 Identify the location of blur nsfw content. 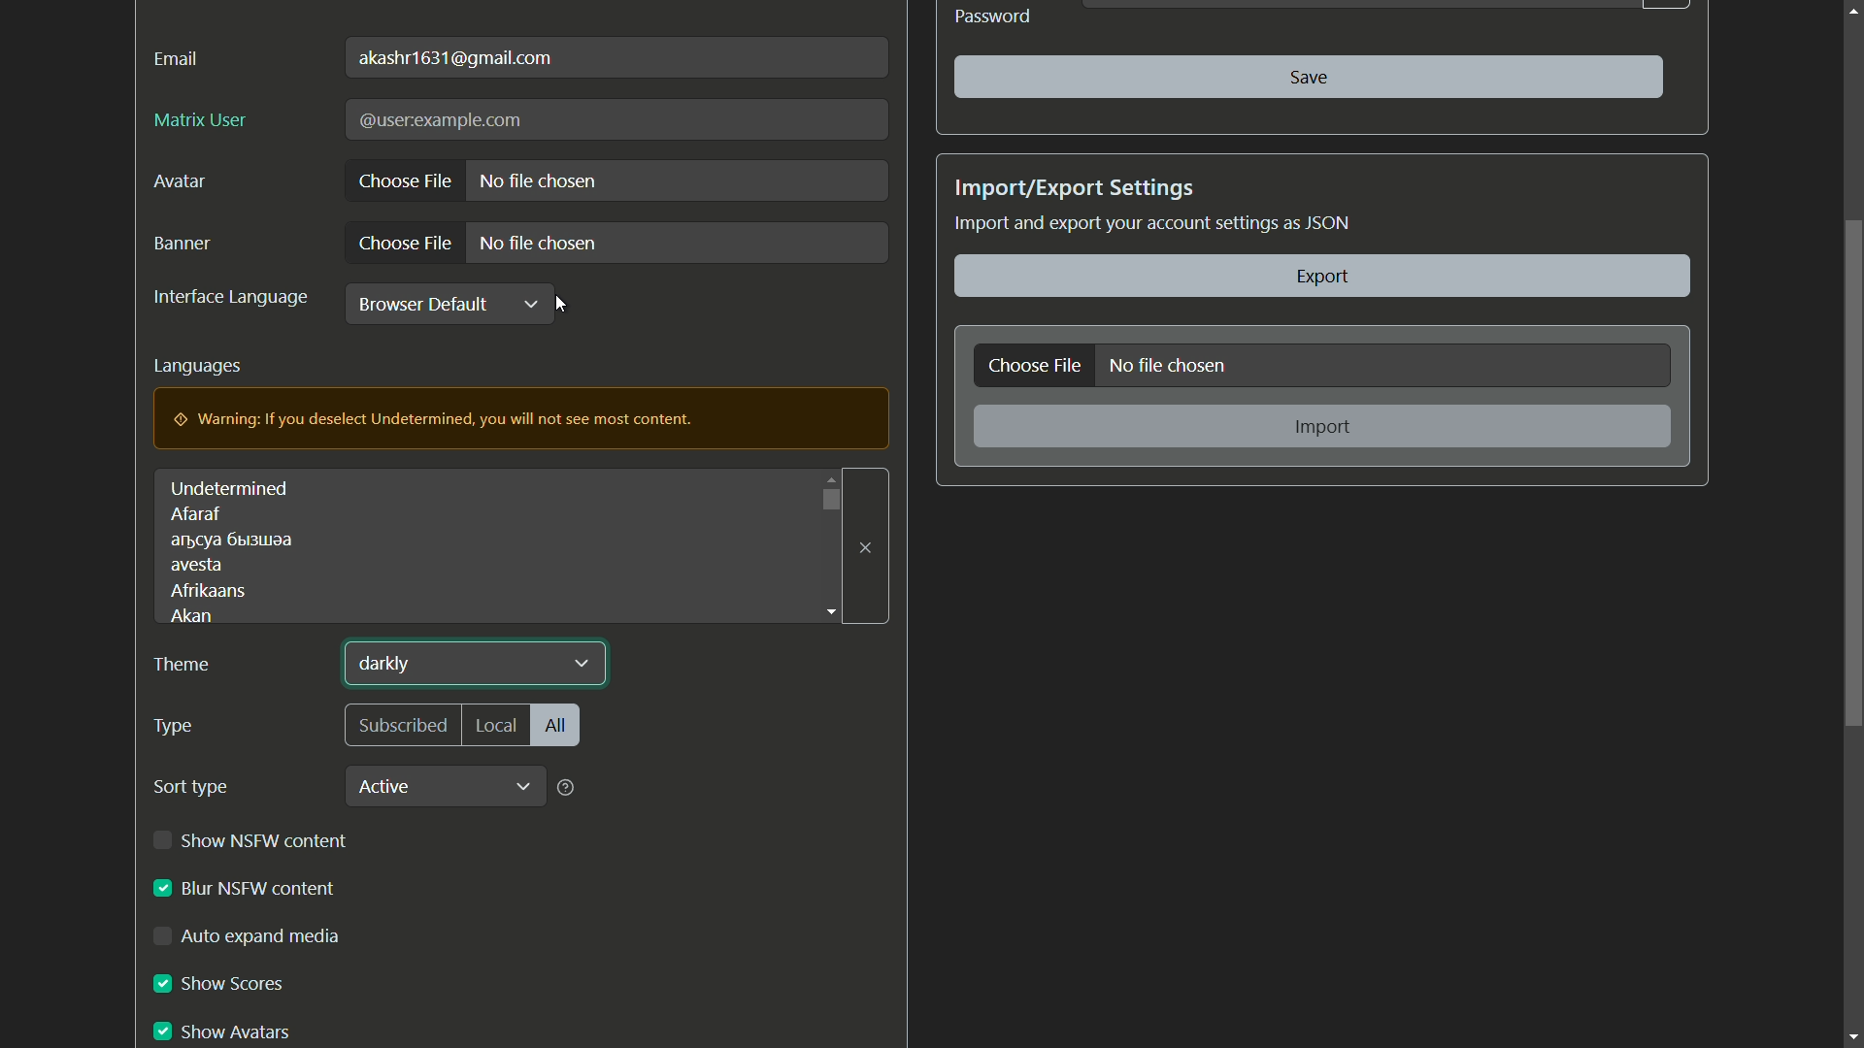
(255, 889).